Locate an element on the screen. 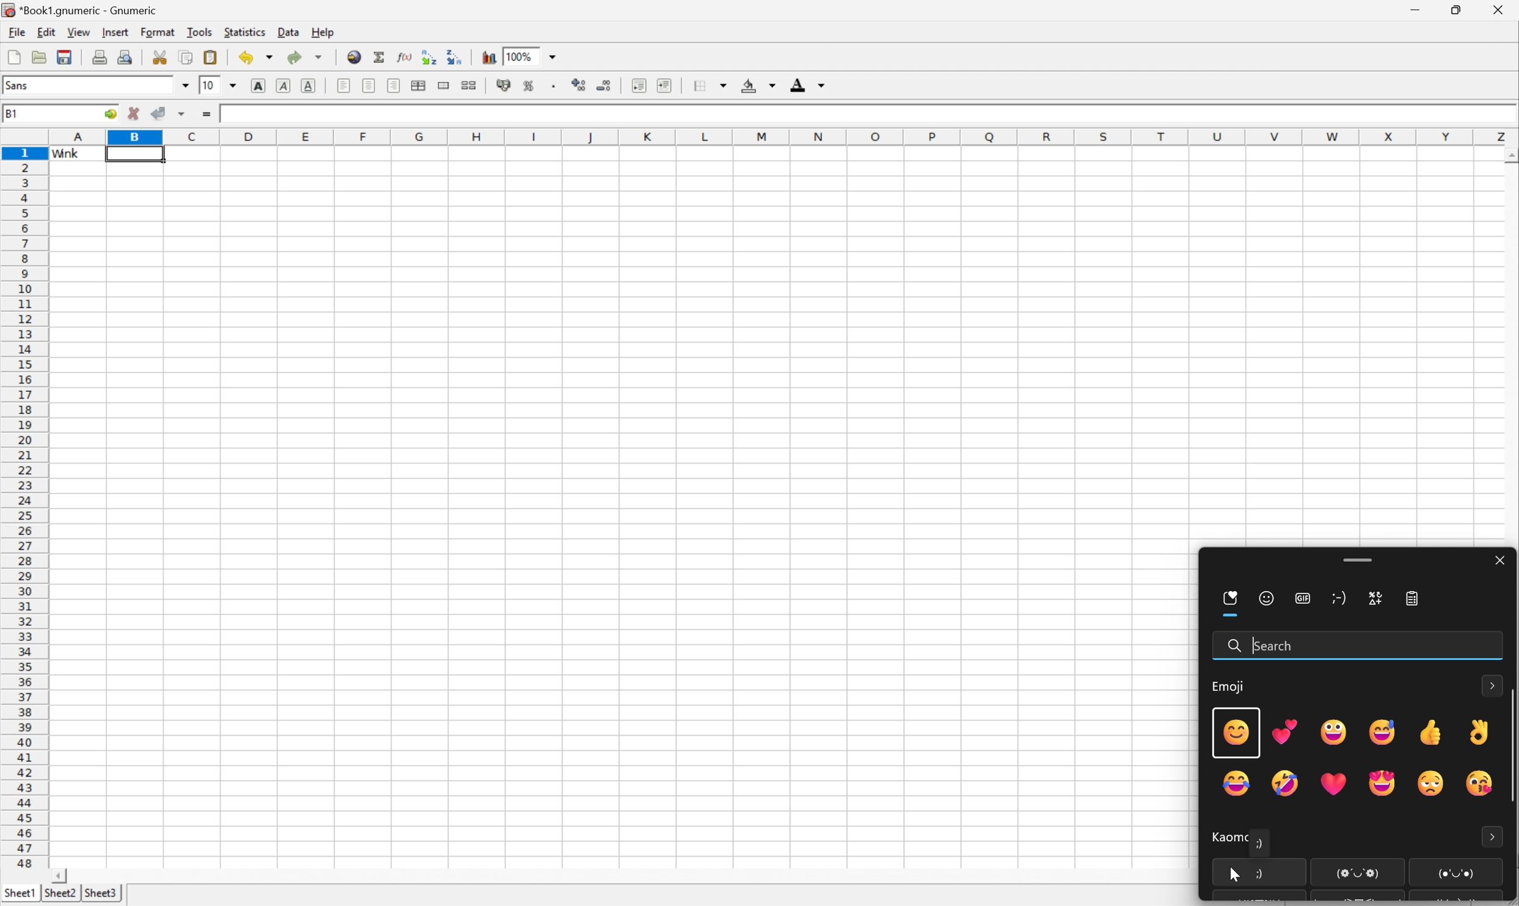 The image size is (1519, 906). copy is located at coordinates (187, 57).